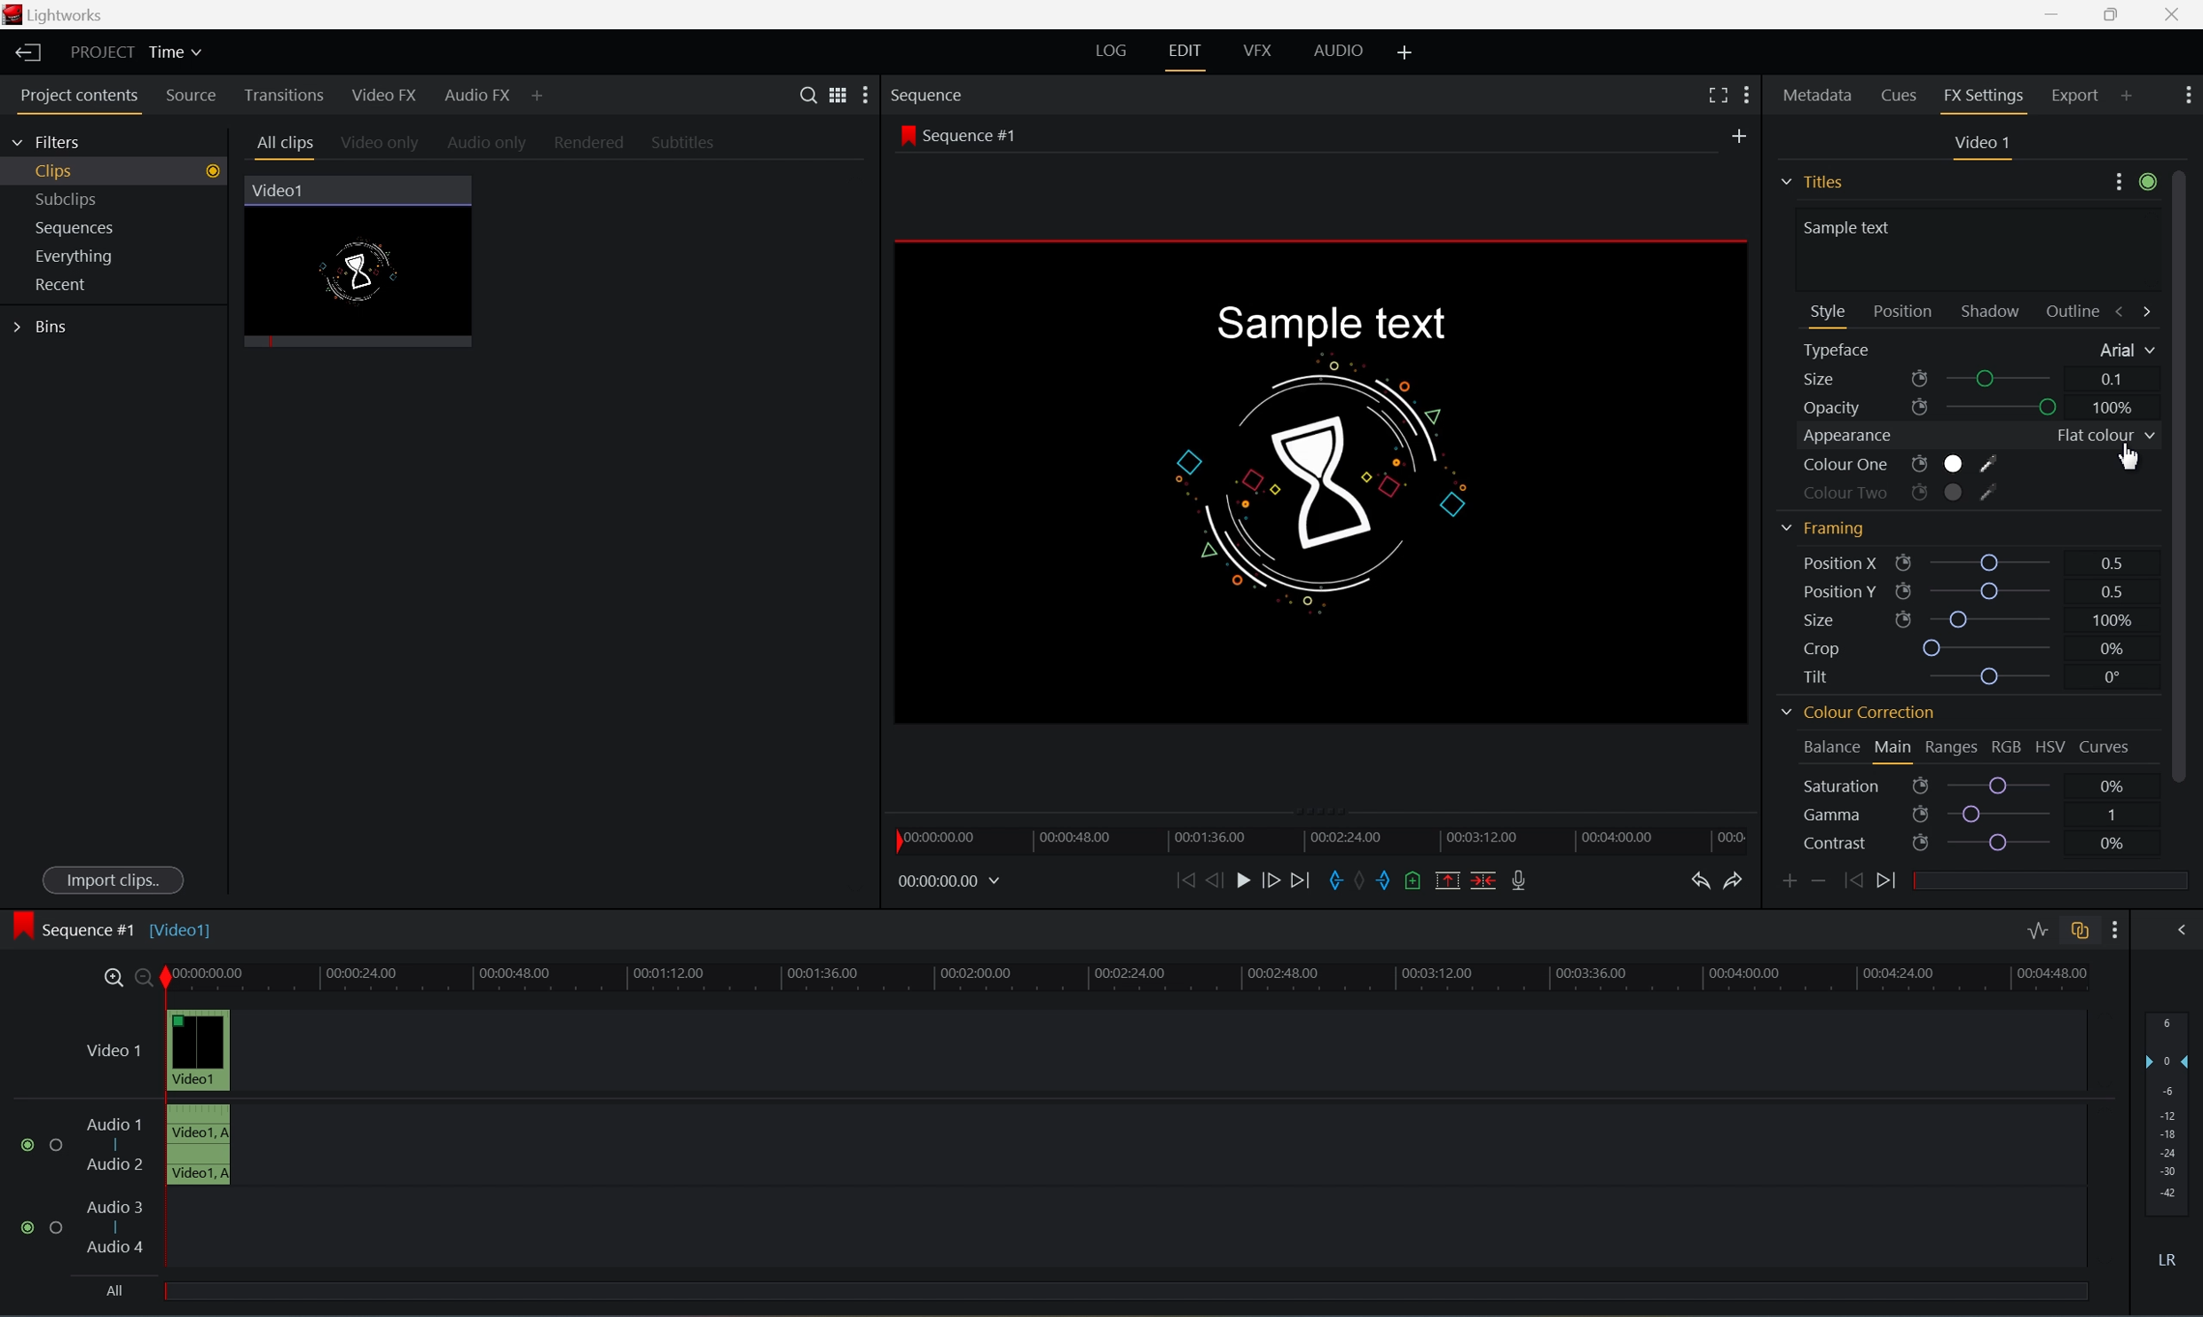 The width and height of the screenshot is (2203, 1317). What do you see at coordinates (2123, 351) in the screenshot?
I see `arial` at bounding box center [2123, 351].